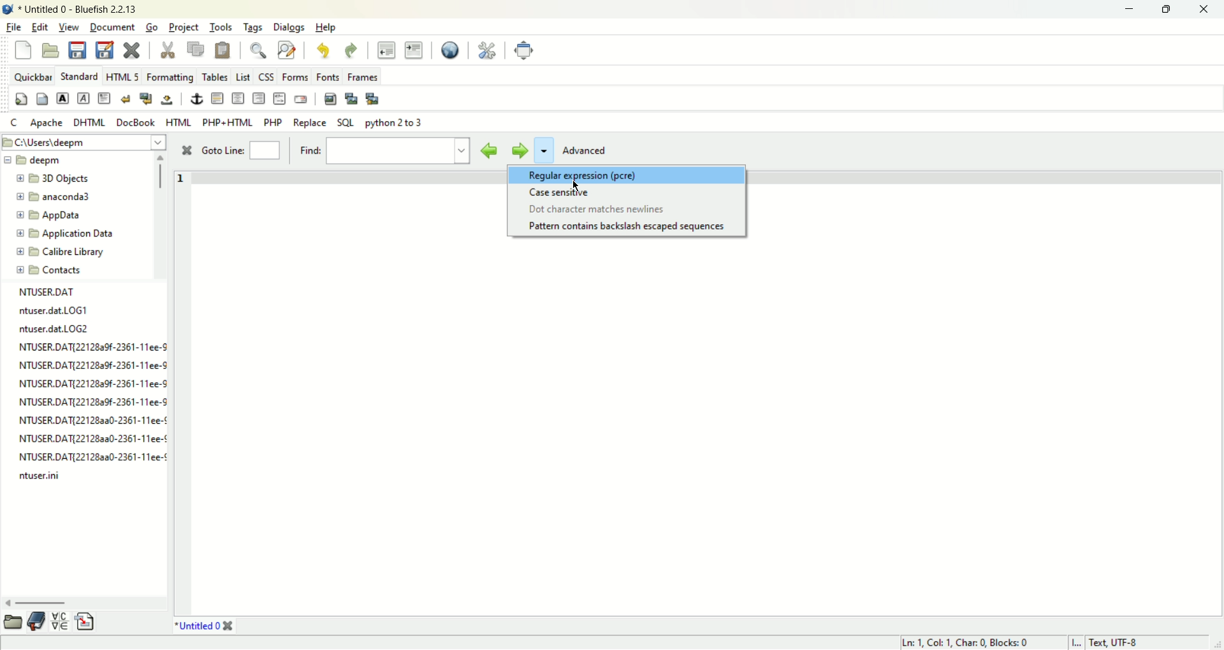 This screenshot has height=650, width=1224. Describe the element at coordinates (361, 76) in the screenshot. I see `frames` at that location.